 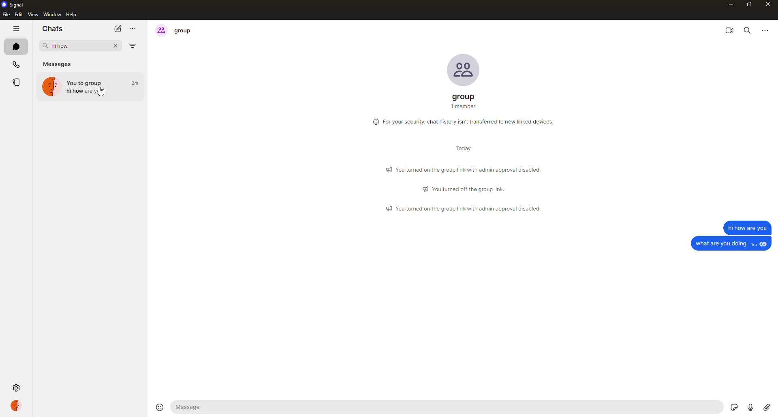 I want to click on view, so click(x=33, y=15).